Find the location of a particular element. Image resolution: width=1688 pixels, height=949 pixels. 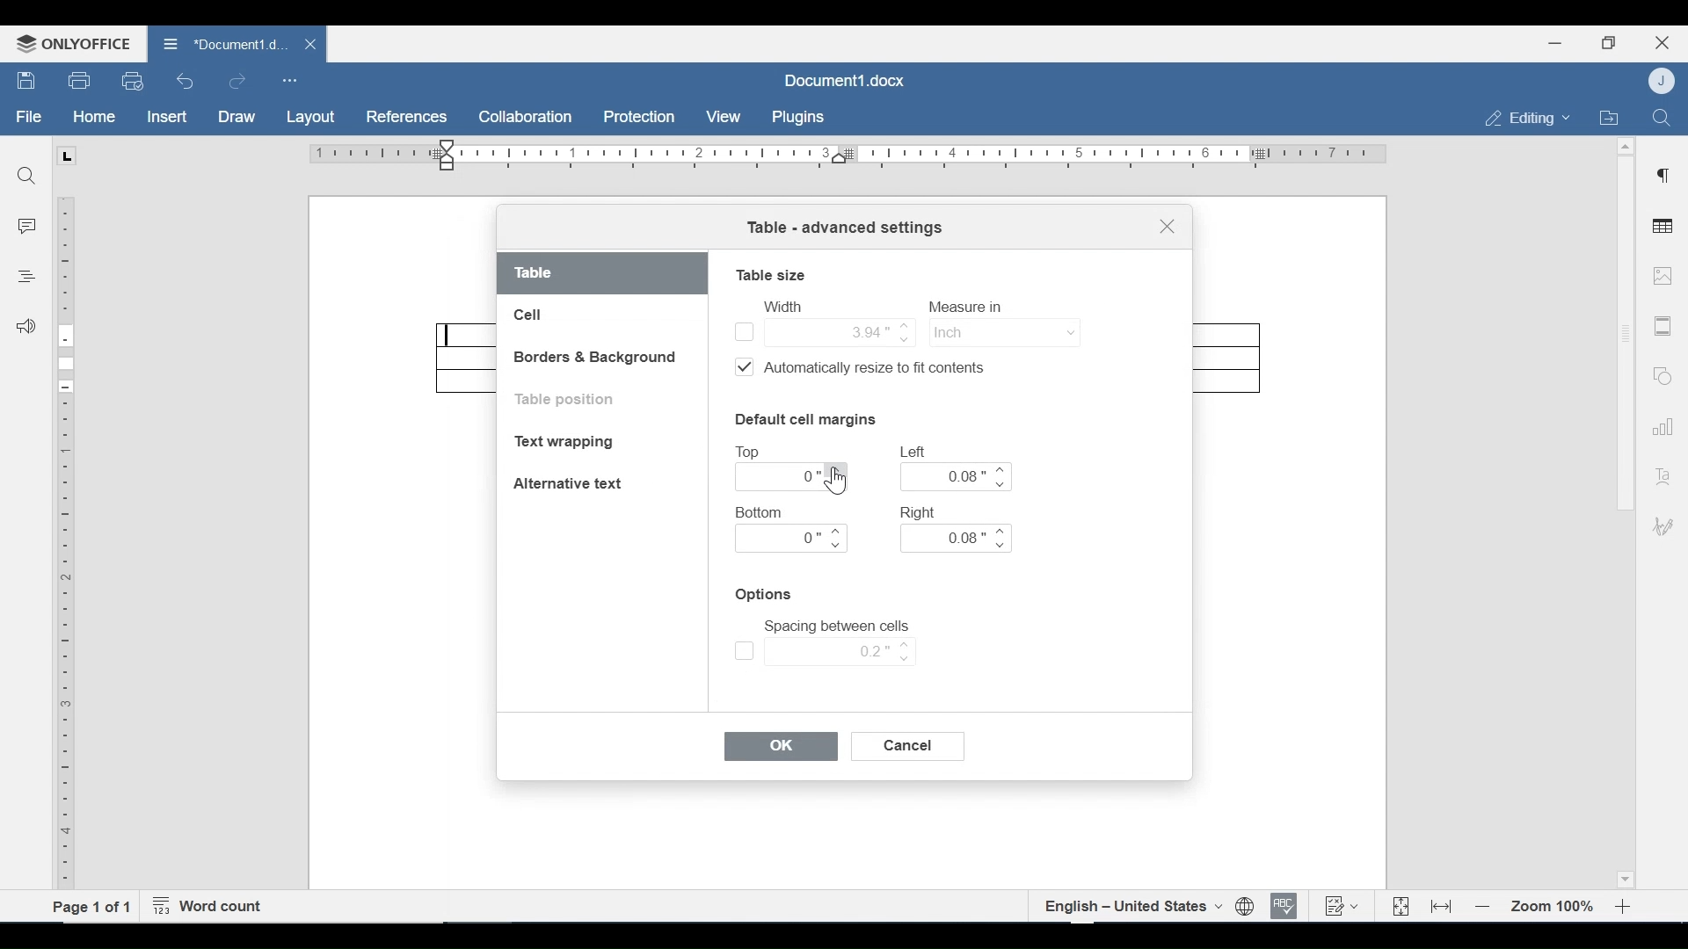

Cell is located at coordinates (530, 315).